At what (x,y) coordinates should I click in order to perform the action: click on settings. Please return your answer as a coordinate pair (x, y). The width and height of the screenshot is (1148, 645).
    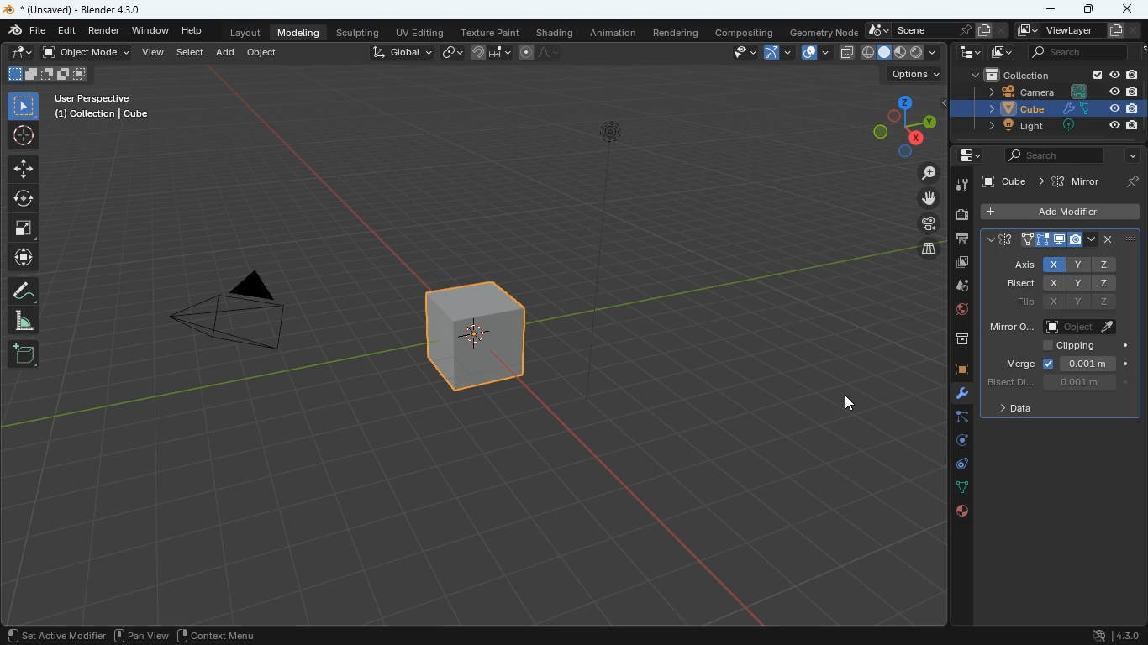
    Looking at the image, I should click on (964, 156).